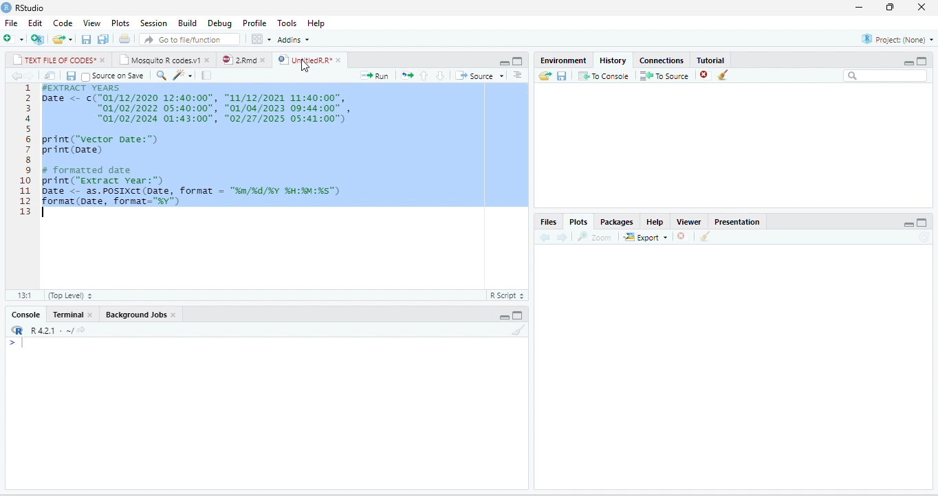  Describe the element at coordinates (706, 75) in the screenshot. I see `close file` at that location.